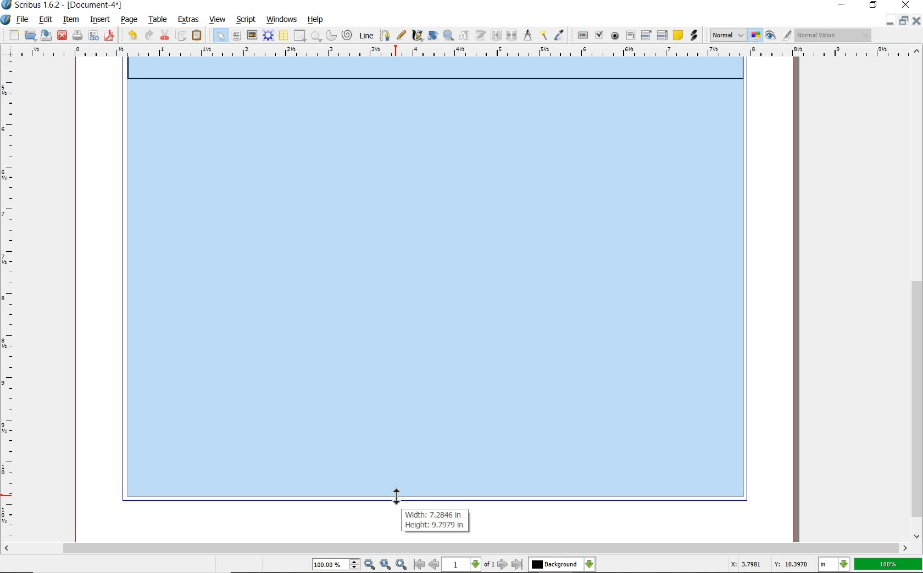  What do you see at coordinates (46, 19) in the screenshot?
I see `edit` at bounding box center [46, 19].